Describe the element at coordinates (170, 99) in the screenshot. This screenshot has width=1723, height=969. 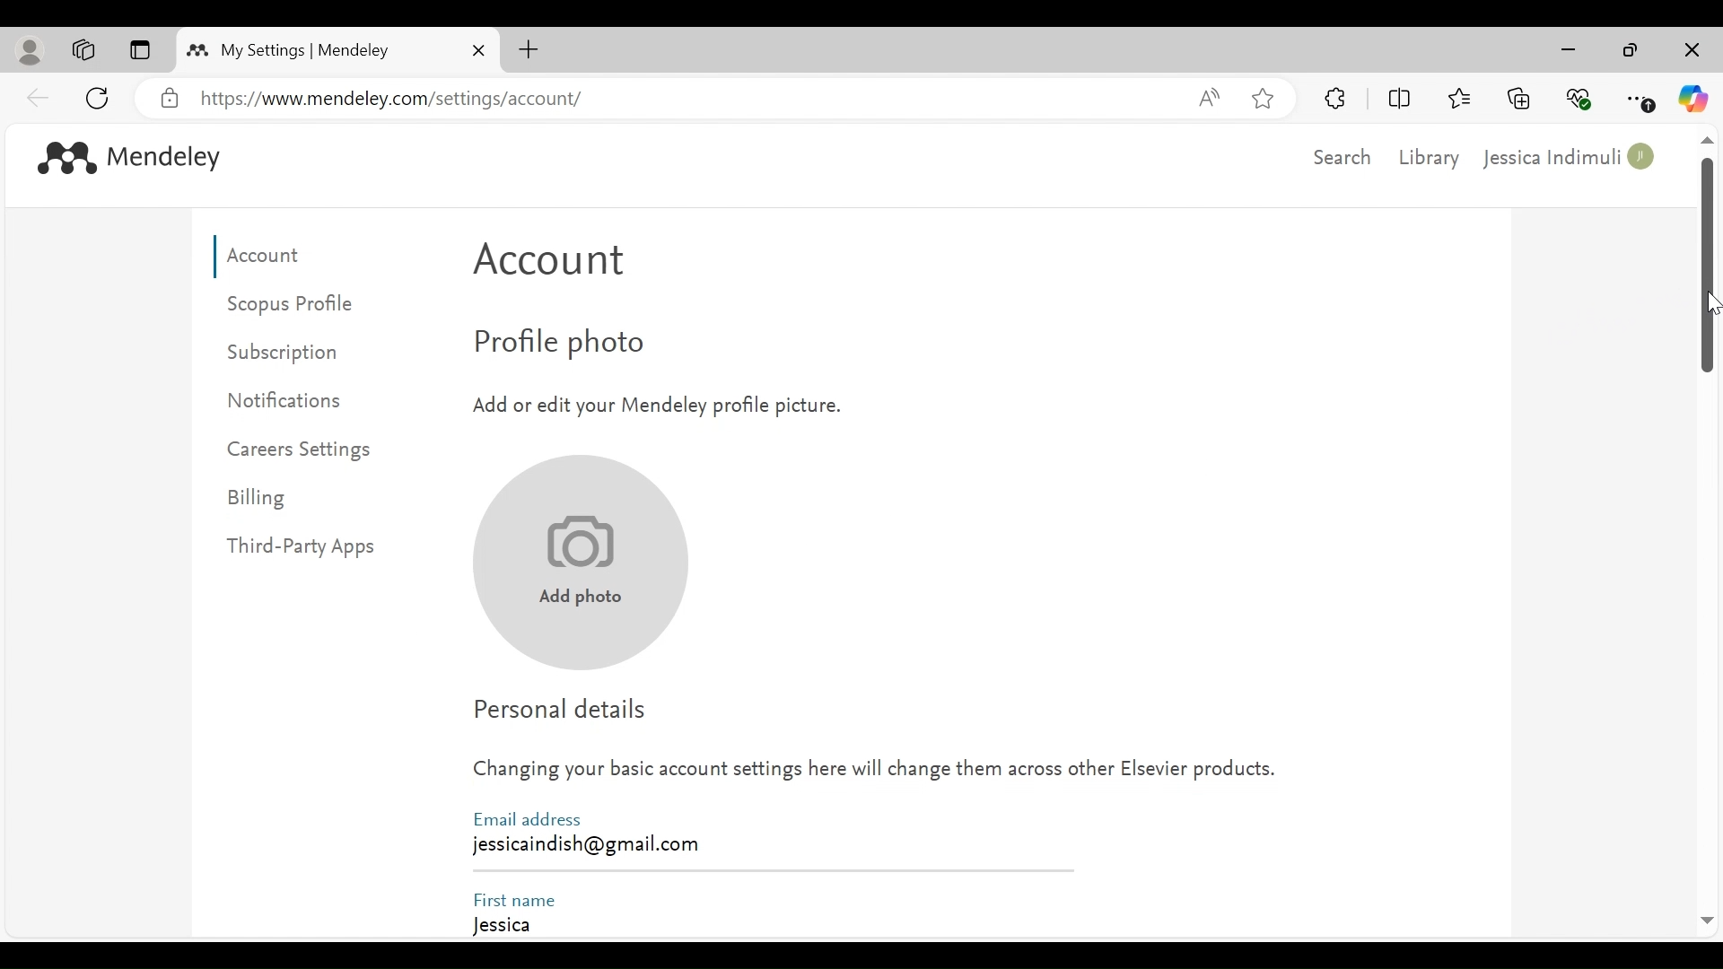
I see `verified` at that location.